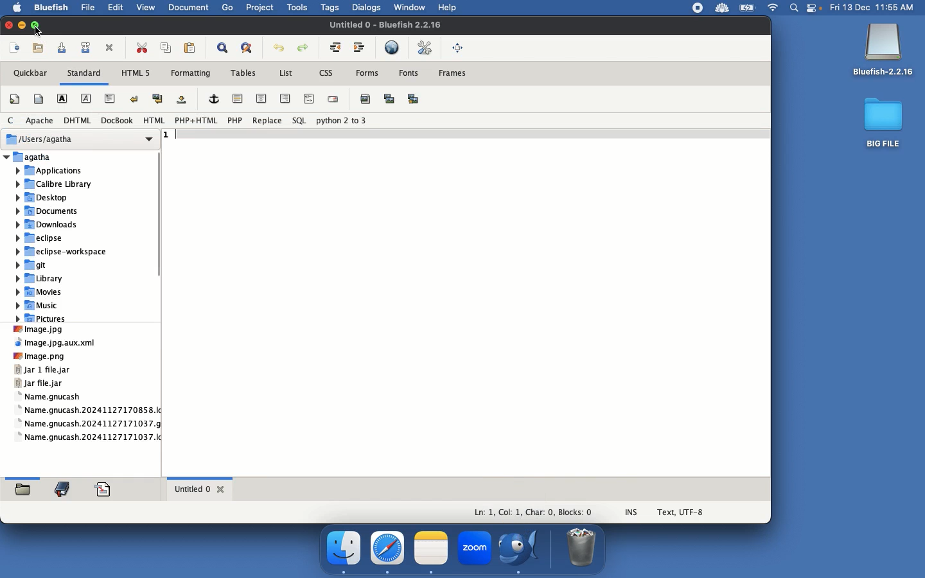  What do you see at coordinates (153, 119) in the screenshot?
I see `HTML` at bounding box center [153, 119].